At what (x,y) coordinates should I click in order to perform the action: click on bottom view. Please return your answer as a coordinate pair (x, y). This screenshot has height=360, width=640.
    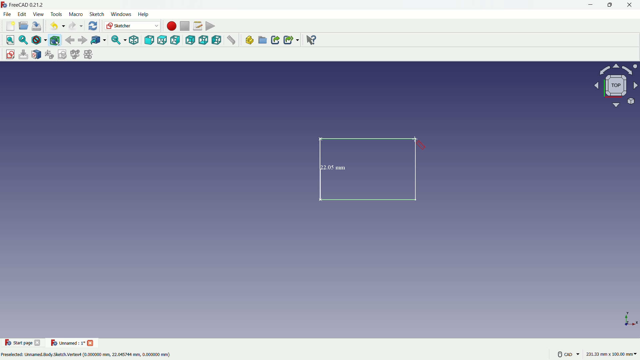
    Looking at the image, I should click on (204, 41).